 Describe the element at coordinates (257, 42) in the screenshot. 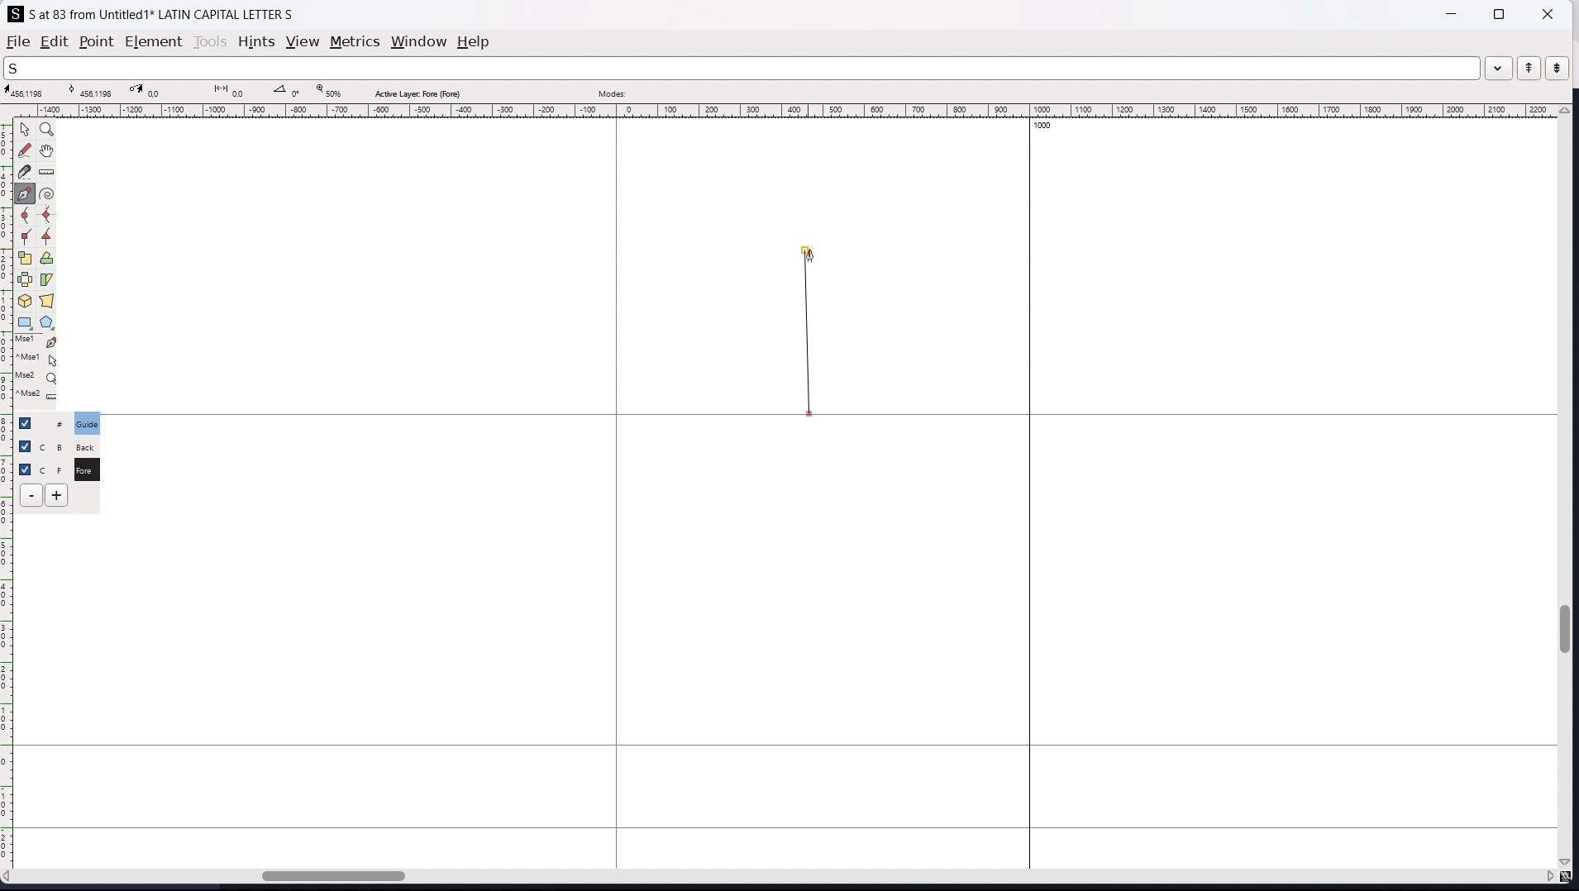

I see `hints` at that location.